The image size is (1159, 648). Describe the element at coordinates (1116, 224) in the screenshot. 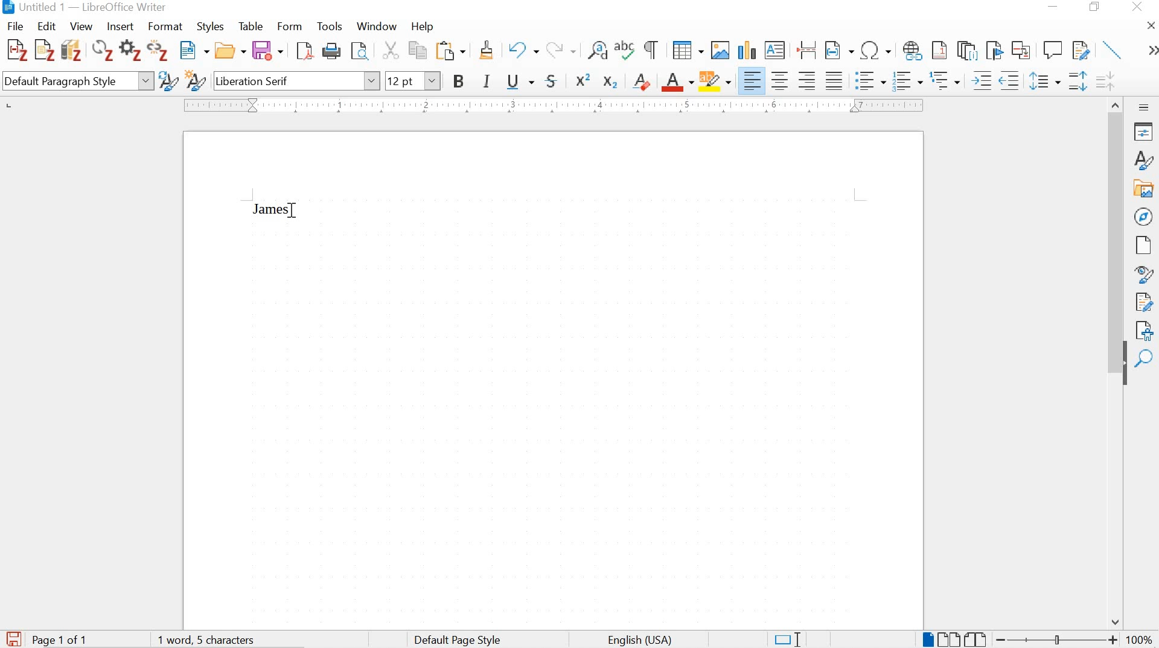

I see `scrollbar` at that location.